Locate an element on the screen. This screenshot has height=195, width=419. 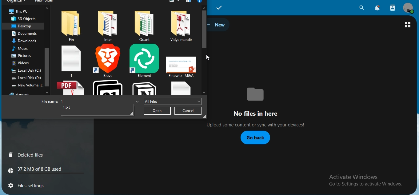
scroll bar is located at coordinates (47, 66).